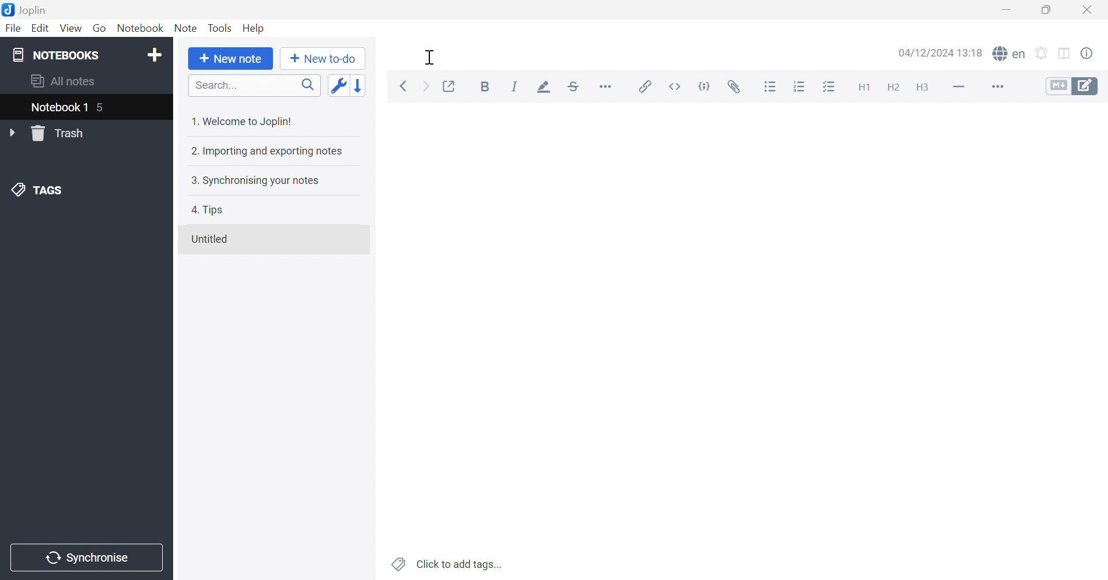  I want to click on TAGS, so click(40, 189).